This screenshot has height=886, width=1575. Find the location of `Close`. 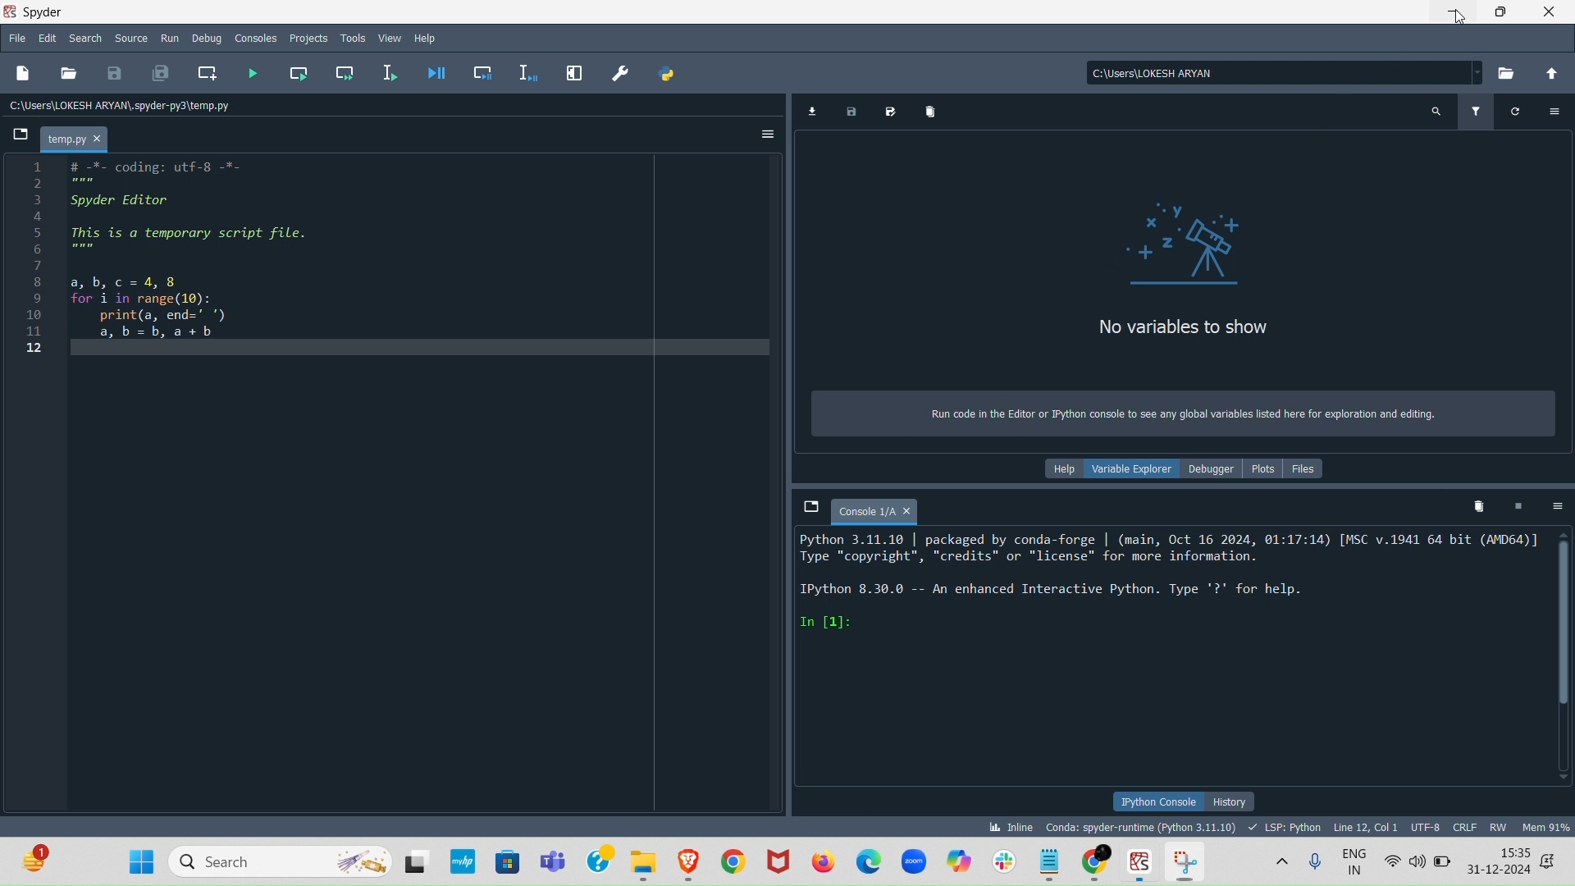

Close is located at coordinates (1550, 12).